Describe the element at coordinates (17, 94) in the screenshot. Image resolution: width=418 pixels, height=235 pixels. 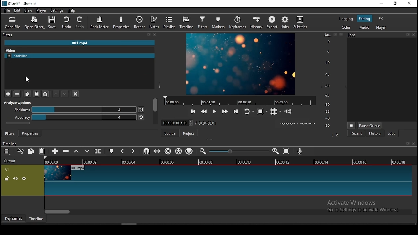
I see `zoomout` at that location.